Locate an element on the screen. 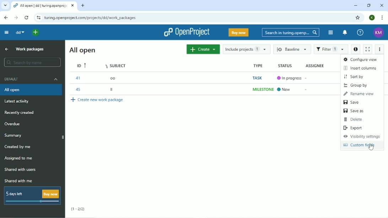  More actions is located at coordinates (379, 49).